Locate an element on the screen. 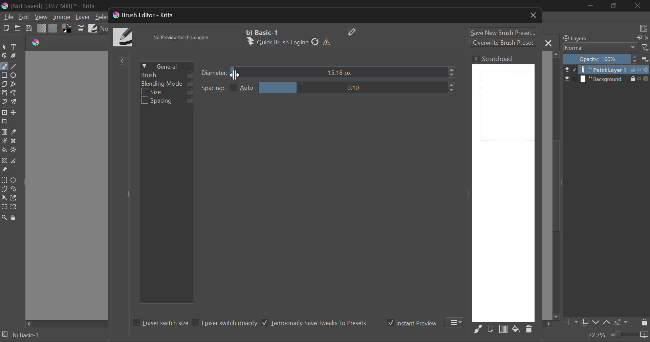 The width and height of the screenshot is (650, 342). Open is located at coordinates (17, 28).